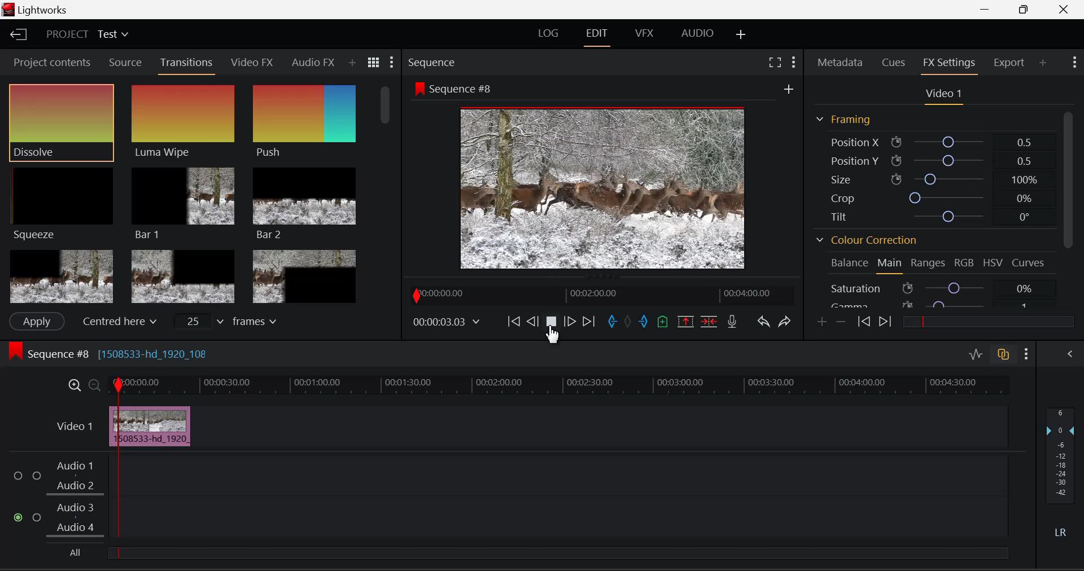 This screenshot has width=1084, height=571. I want to click on Sequence #8 Editing Section, so click(142, 355).